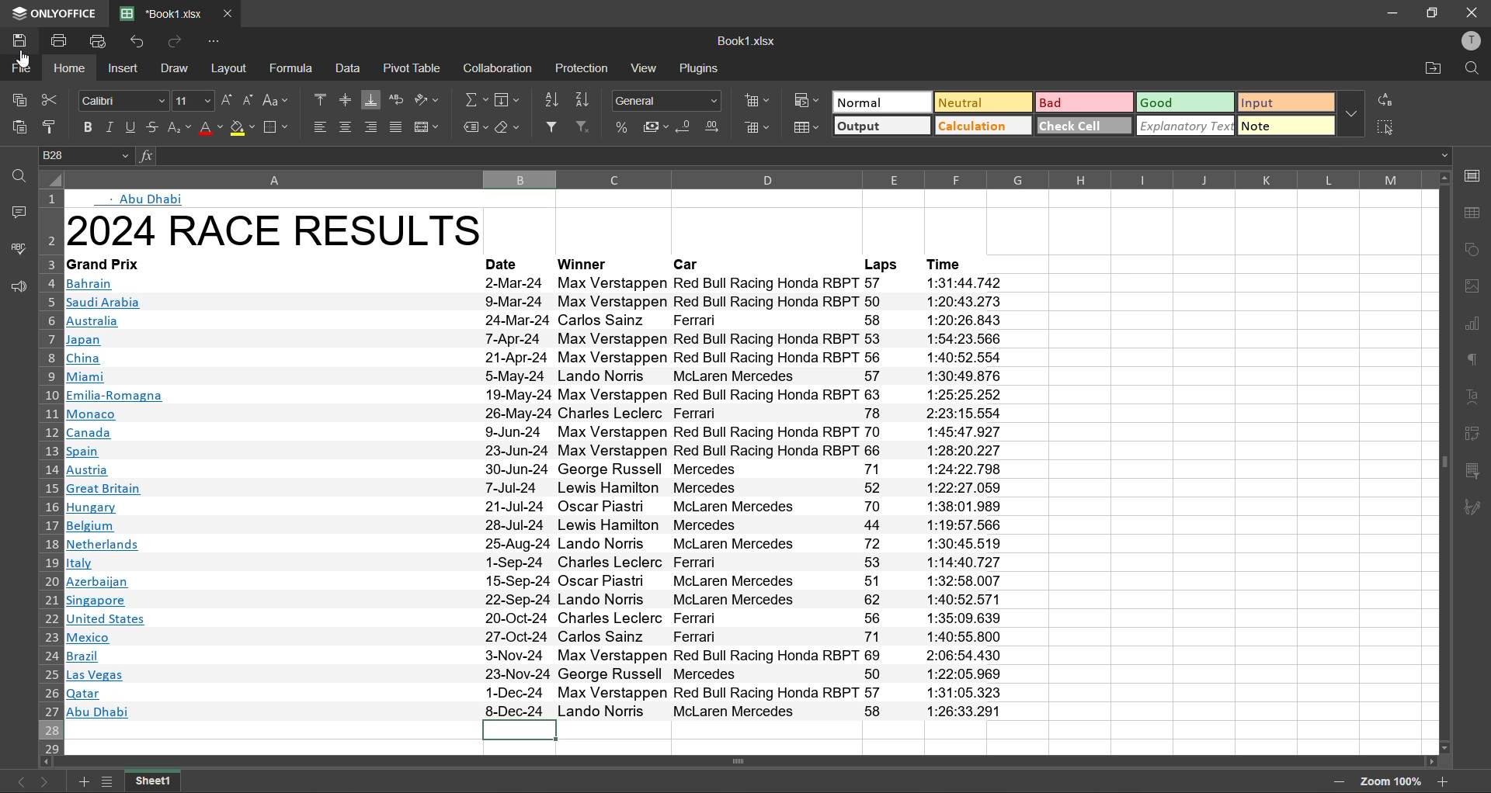 The height and width of the screenshot is (793, 1491). What do you see at coordinates (534, 563) in the screenshot?
I see `Mitaly 1-Sep-24 Charles Leclerc Ferrari 53 1:14:40.727` at bounding box center [534, 563].